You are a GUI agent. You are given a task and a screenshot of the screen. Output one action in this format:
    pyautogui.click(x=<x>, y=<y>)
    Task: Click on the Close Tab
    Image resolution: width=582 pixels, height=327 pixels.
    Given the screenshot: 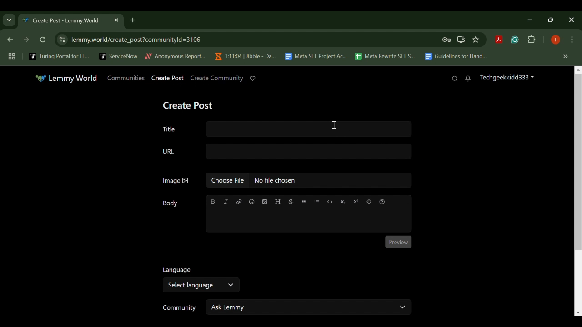 What is the action you would take?
    pyautogui.click(x=115, y=20)
    